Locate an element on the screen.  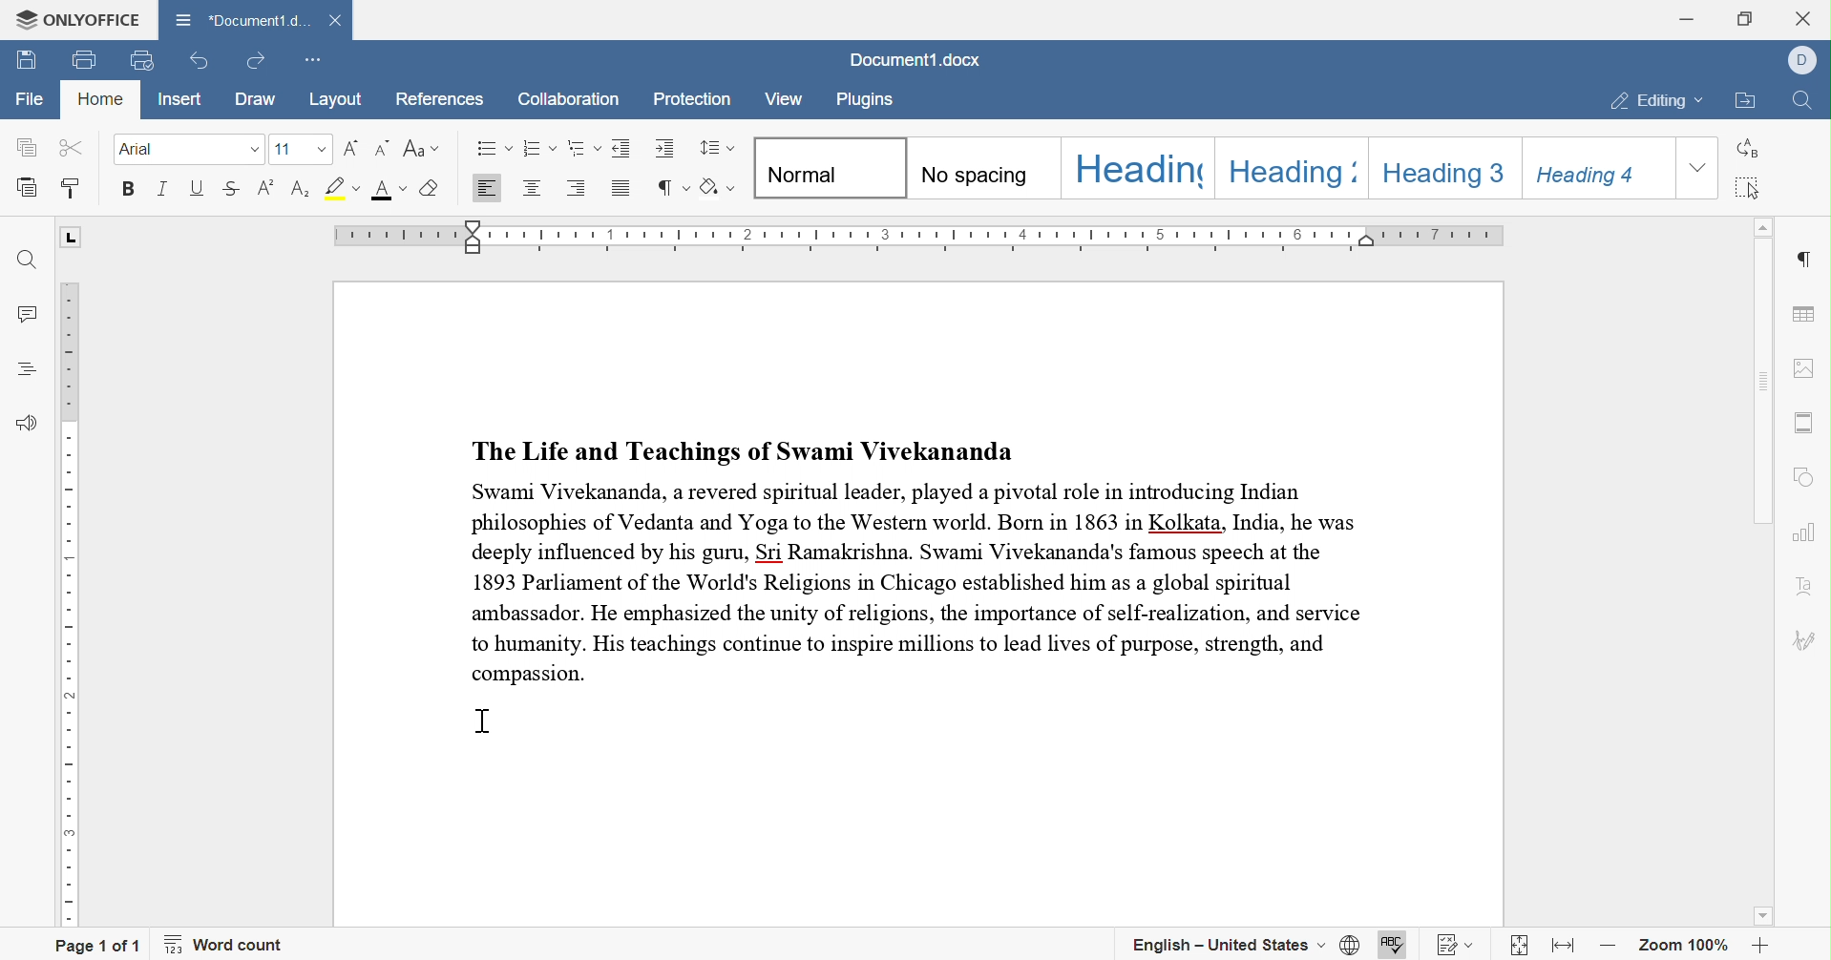
no spacing is located at coordinates (980, 168).